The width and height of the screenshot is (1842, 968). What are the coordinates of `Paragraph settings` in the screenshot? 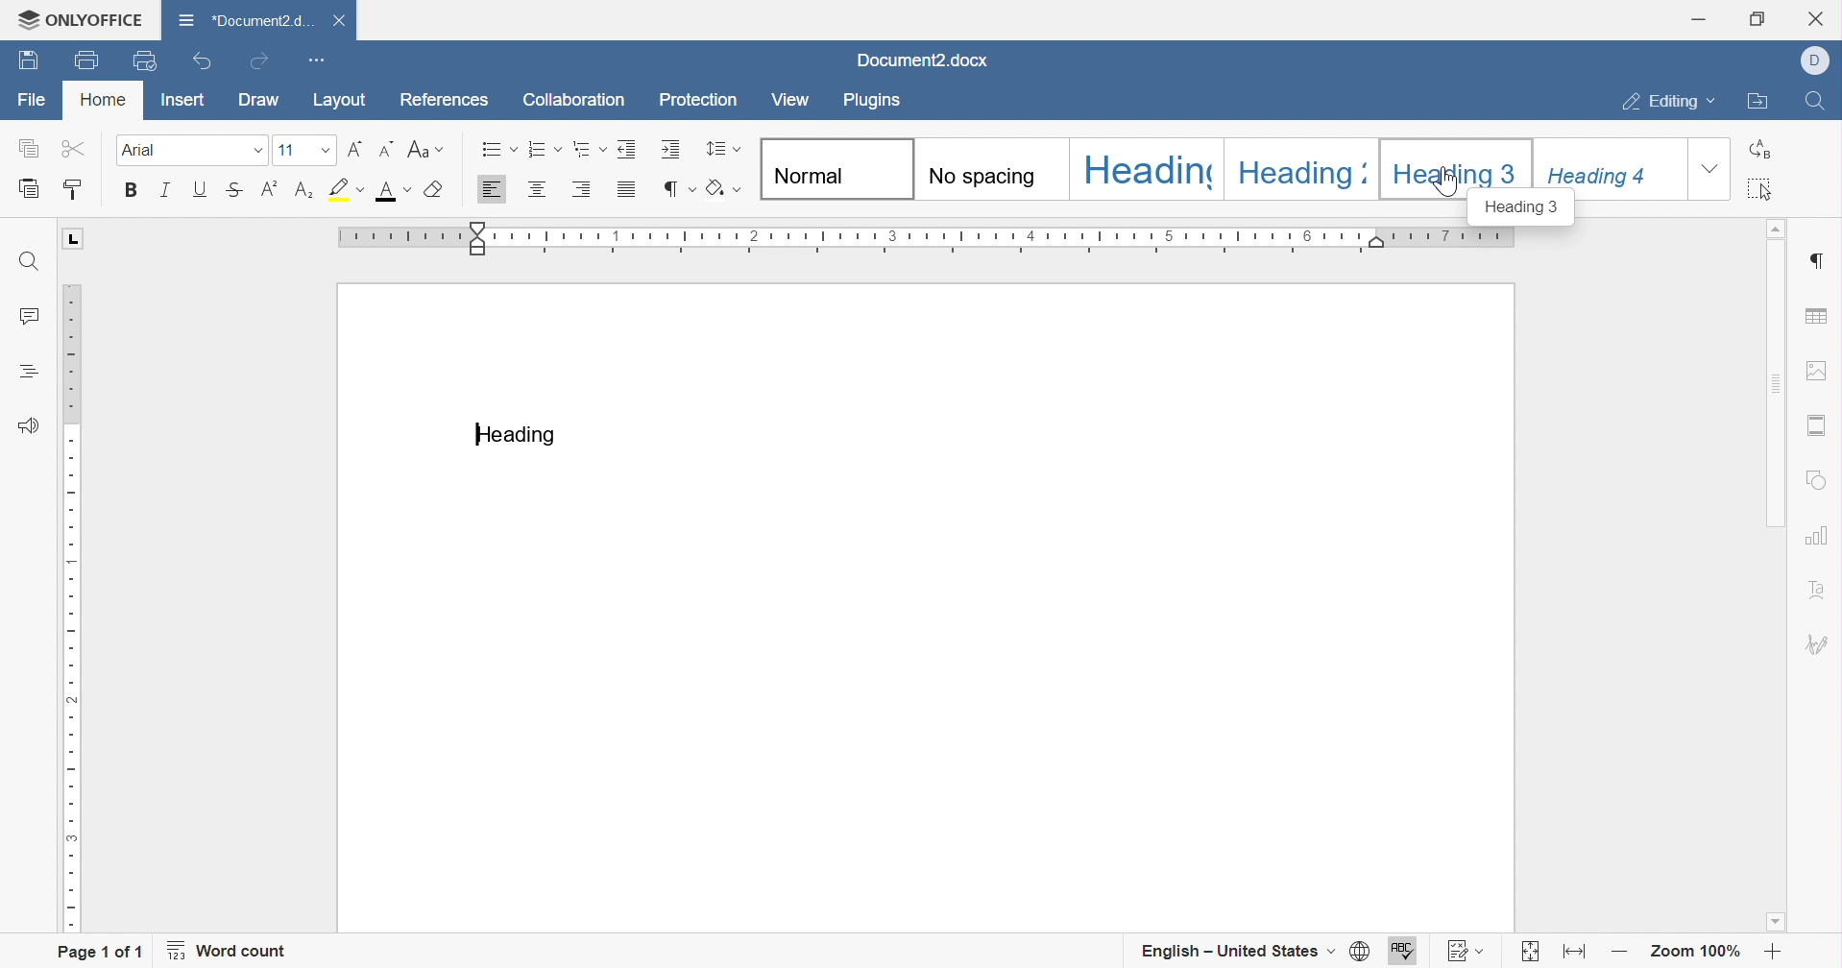 It's located at (1821, 260).